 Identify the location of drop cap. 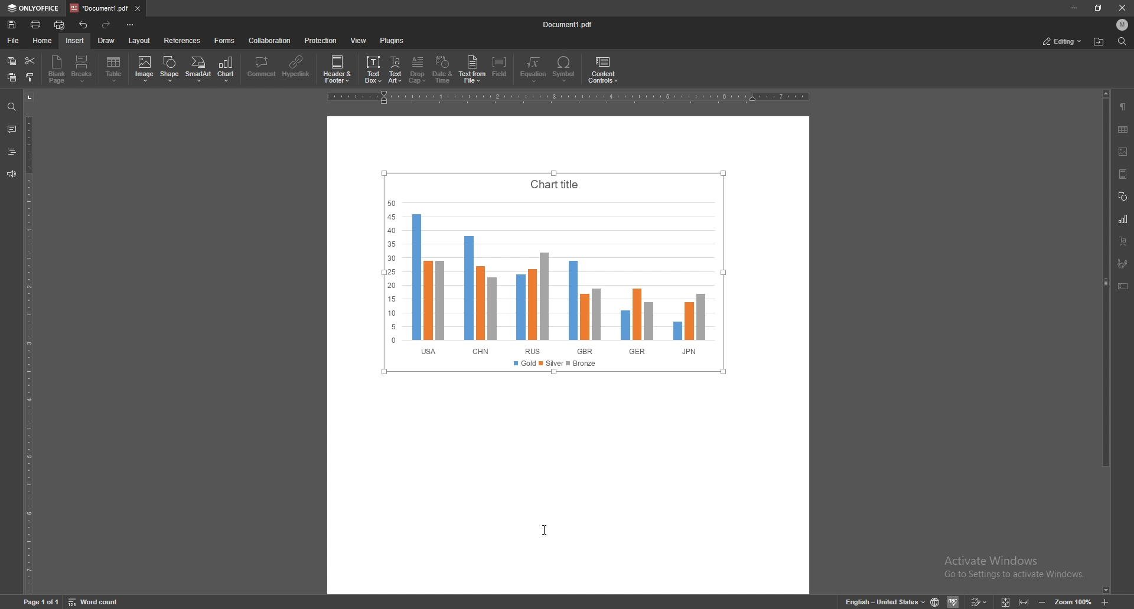
(418, 71).